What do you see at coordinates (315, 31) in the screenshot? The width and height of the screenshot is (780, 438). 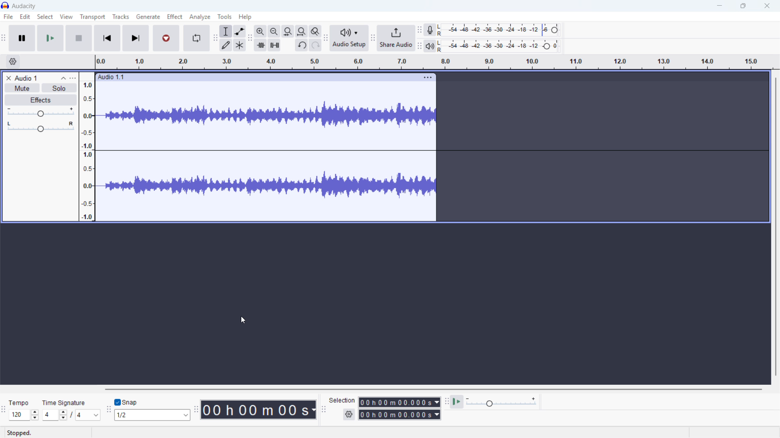 I see `Toggle zoom ` at bounding box center [315, 31].